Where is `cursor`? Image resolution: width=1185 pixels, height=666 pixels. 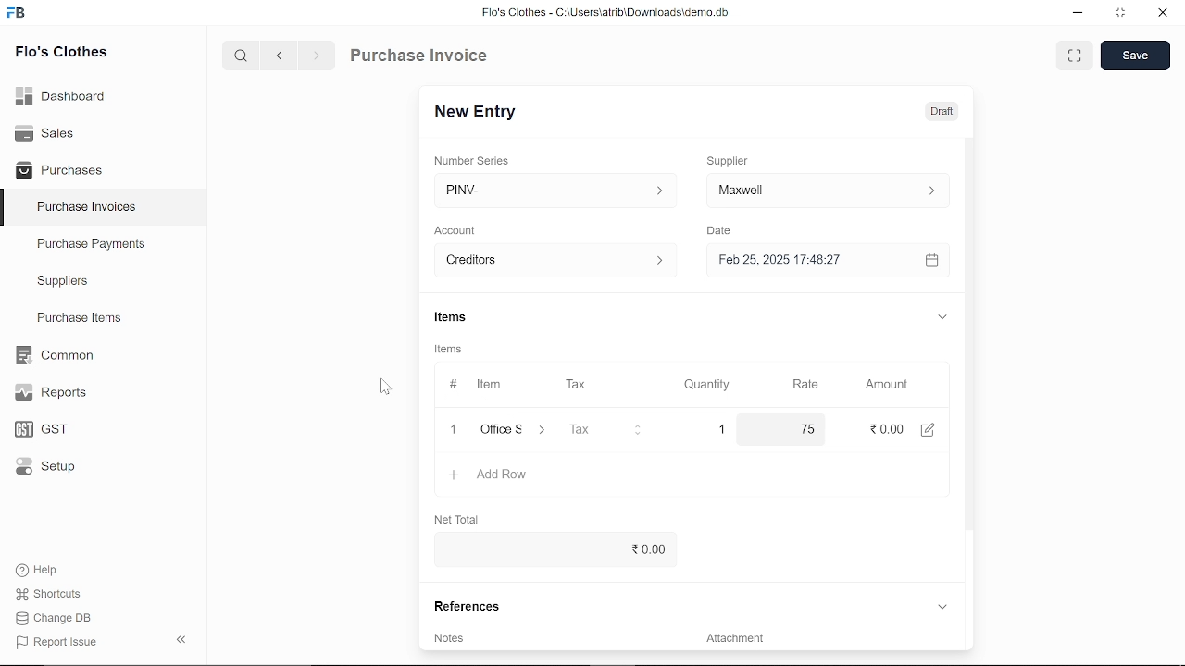 cursor is located at coordinates (385, 388).